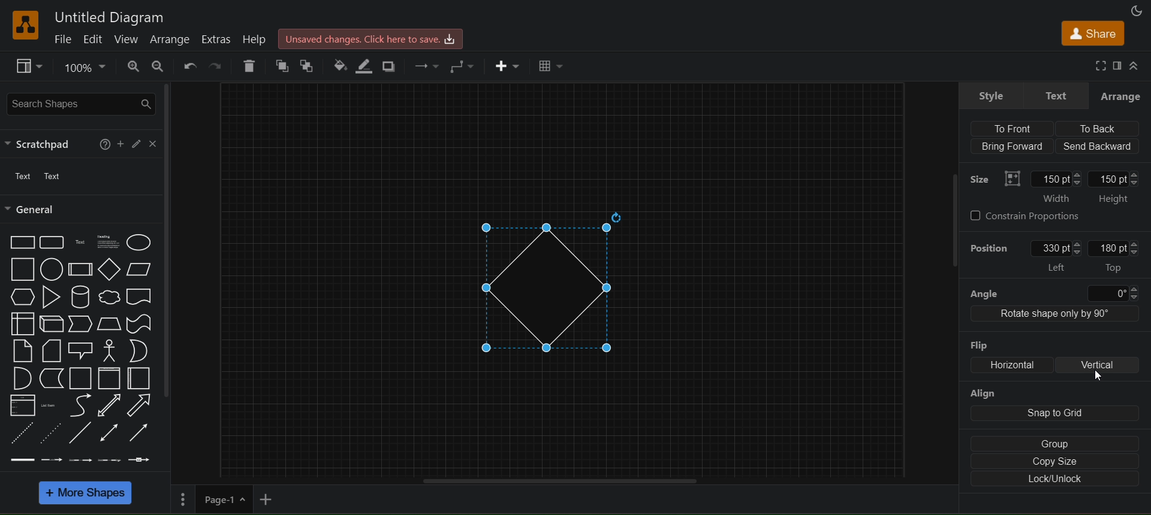 This screenshot has width=1151, height=515. What do you see at coordinates (508, 66) in the screenshot?
I see `insert` at bounding box center [508, 66].